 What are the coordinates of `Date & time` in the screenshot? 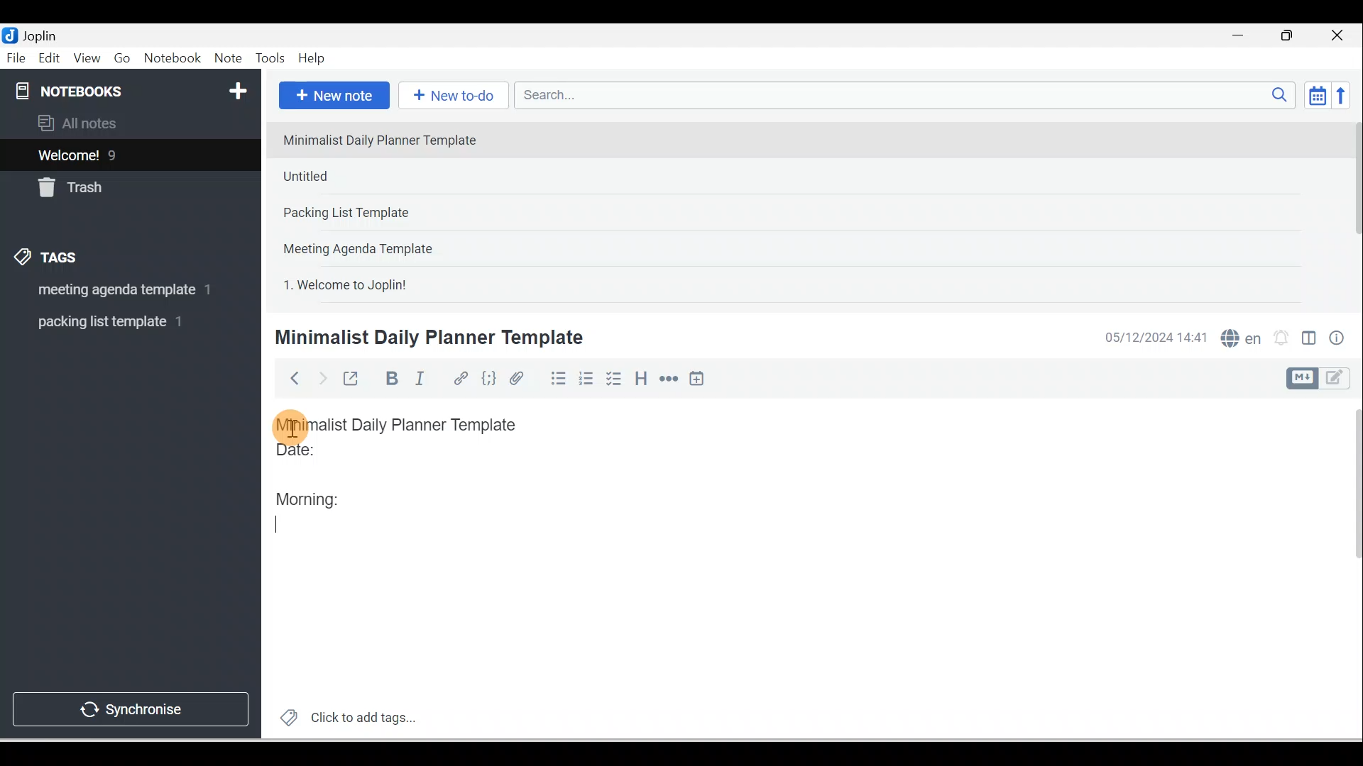 It's located at (1154, 338).